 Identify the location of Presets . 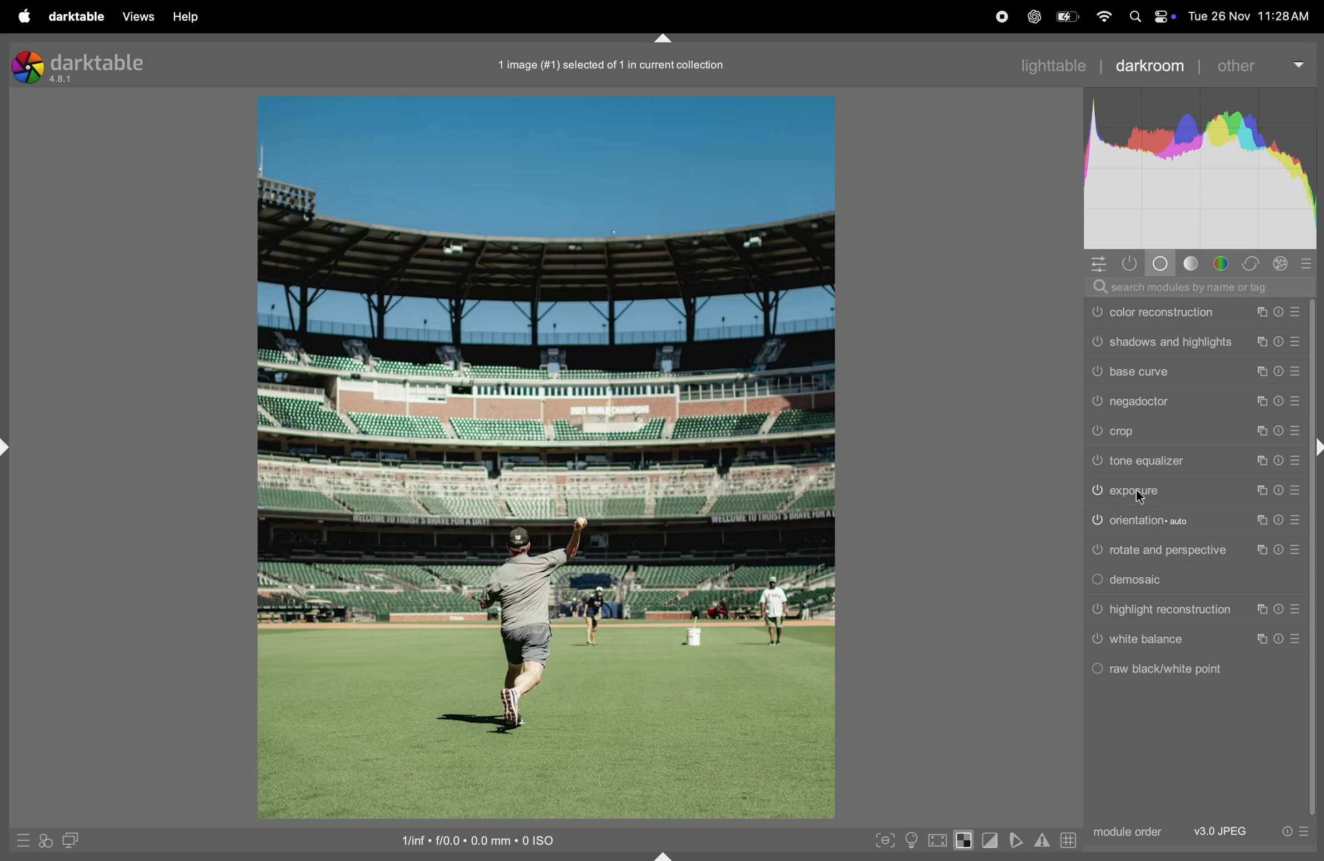
(1297, 519).